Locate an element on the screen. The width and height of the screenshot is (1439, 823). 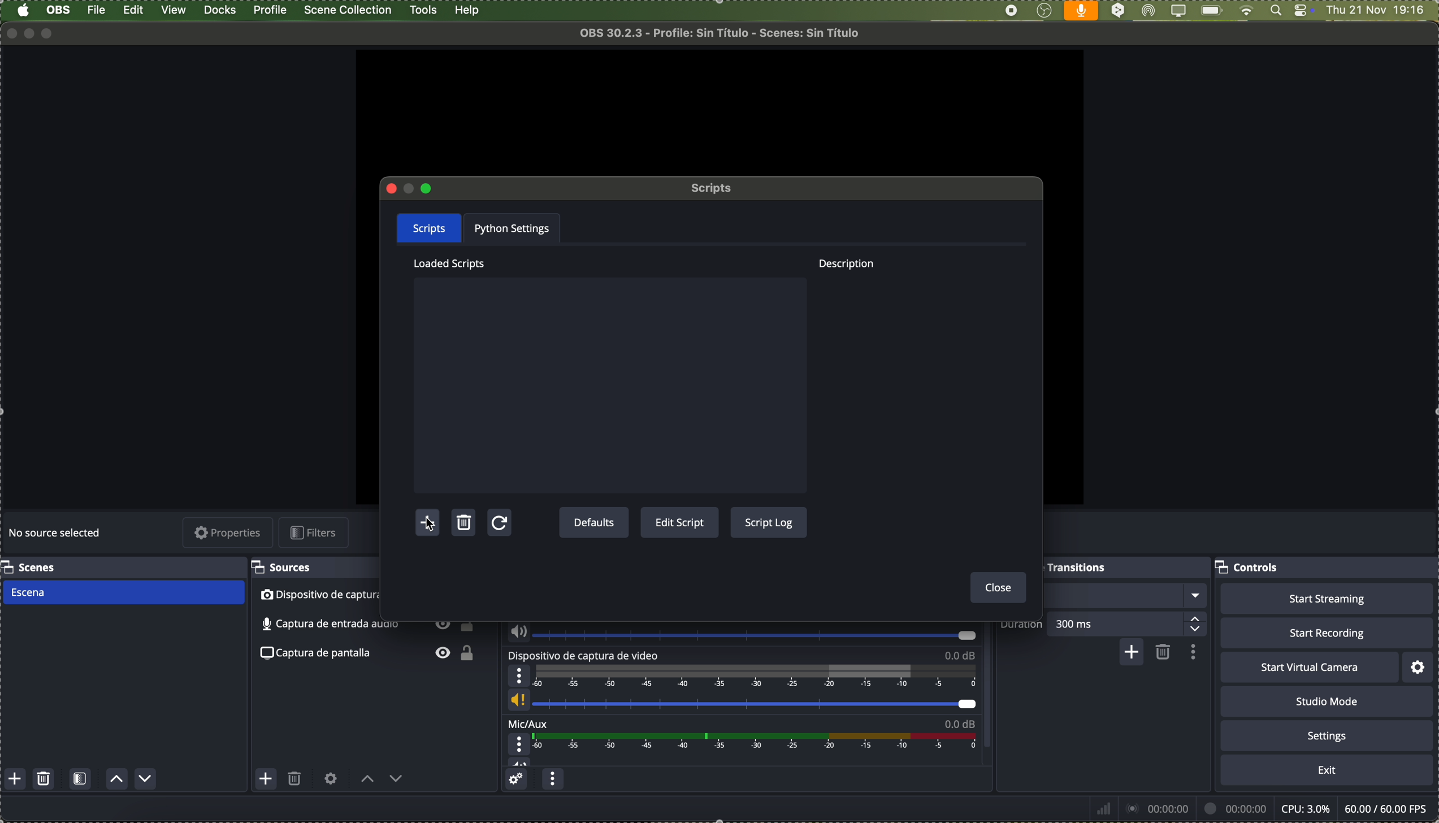
transition properties is located at coordinates (1191, 652).